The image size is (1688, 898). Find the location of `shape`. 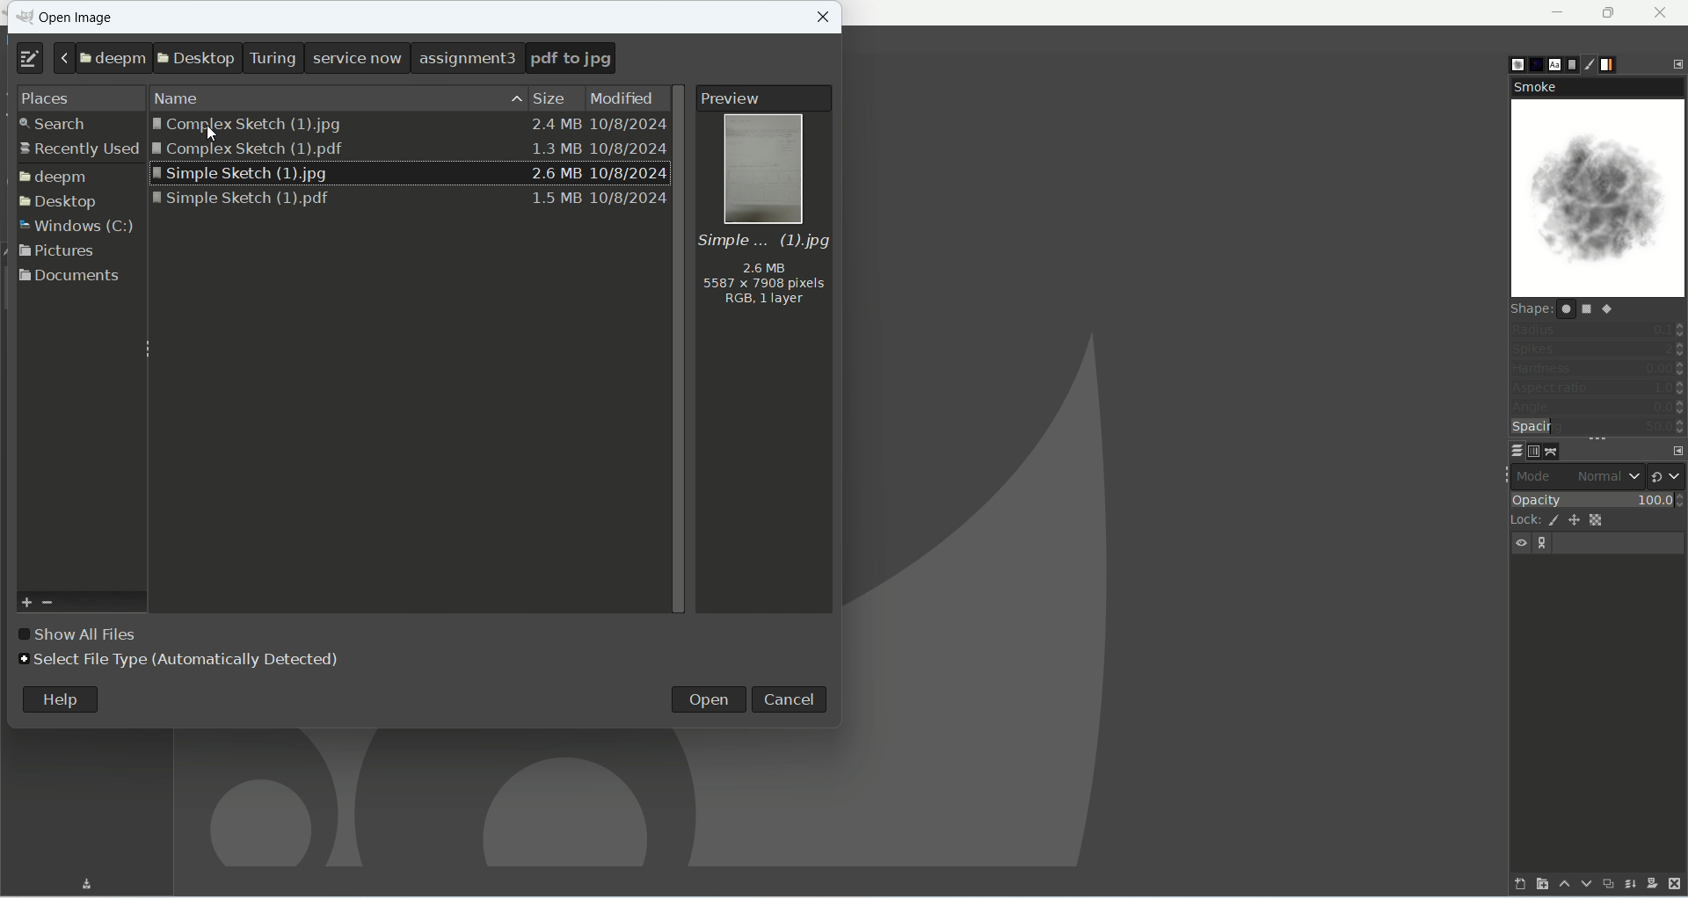

shape is located at coordinates (1598, 308).